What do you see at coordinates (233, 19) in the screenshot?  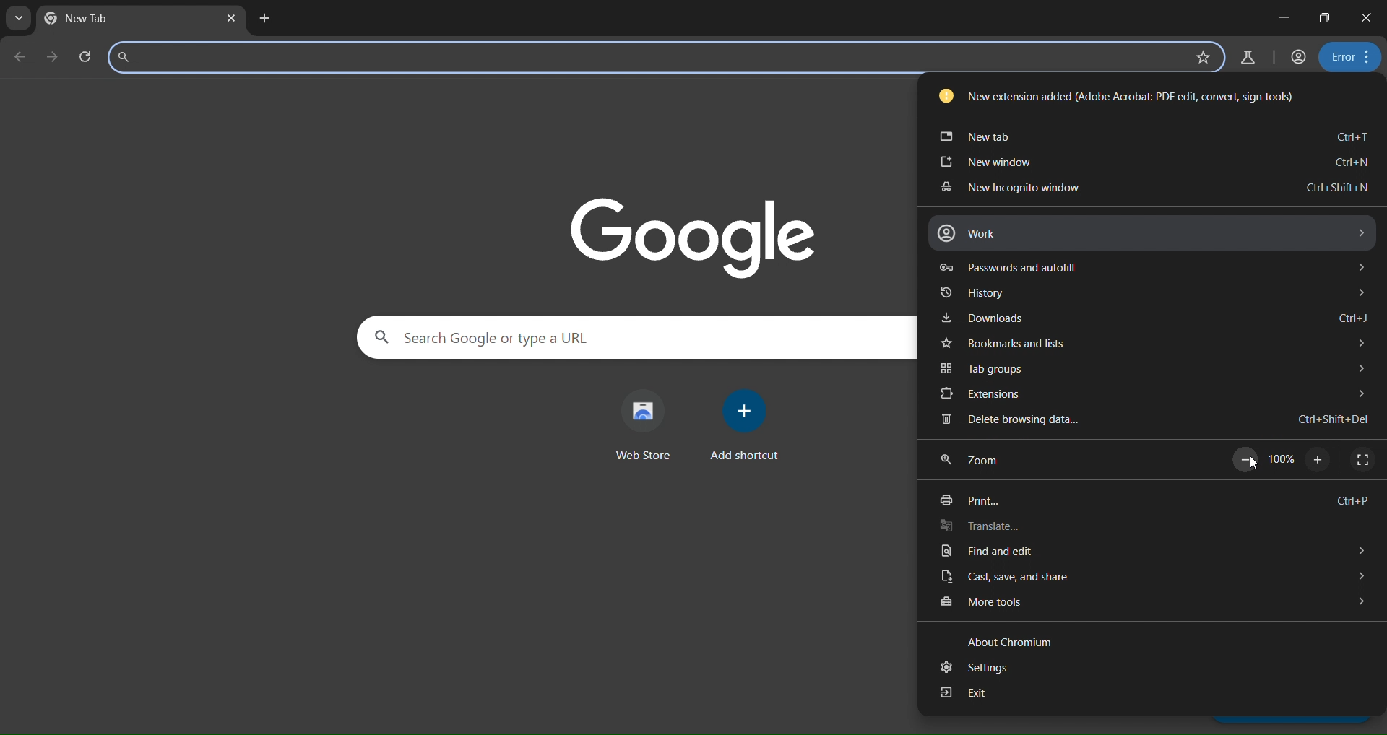 I see `close tab` at bounding box center [233, 19].